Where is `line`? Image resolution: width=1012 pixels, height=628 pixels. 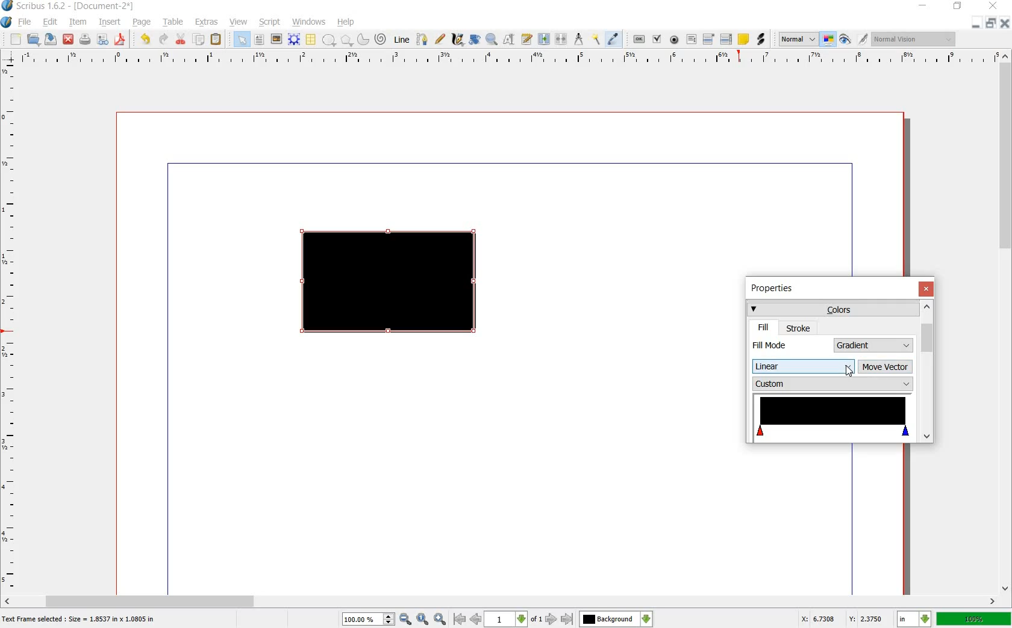
line is located at coordinates (403, 40).